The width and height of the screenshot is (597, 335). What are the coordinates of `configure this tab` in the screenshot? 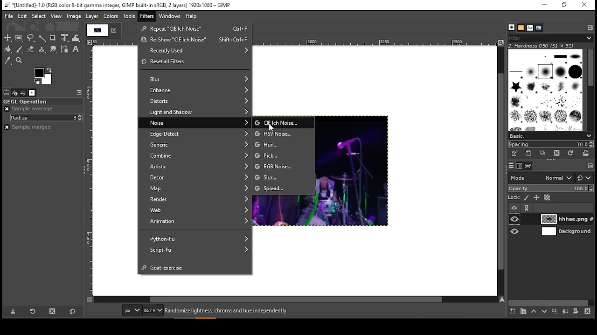 It's located at (590, 28).